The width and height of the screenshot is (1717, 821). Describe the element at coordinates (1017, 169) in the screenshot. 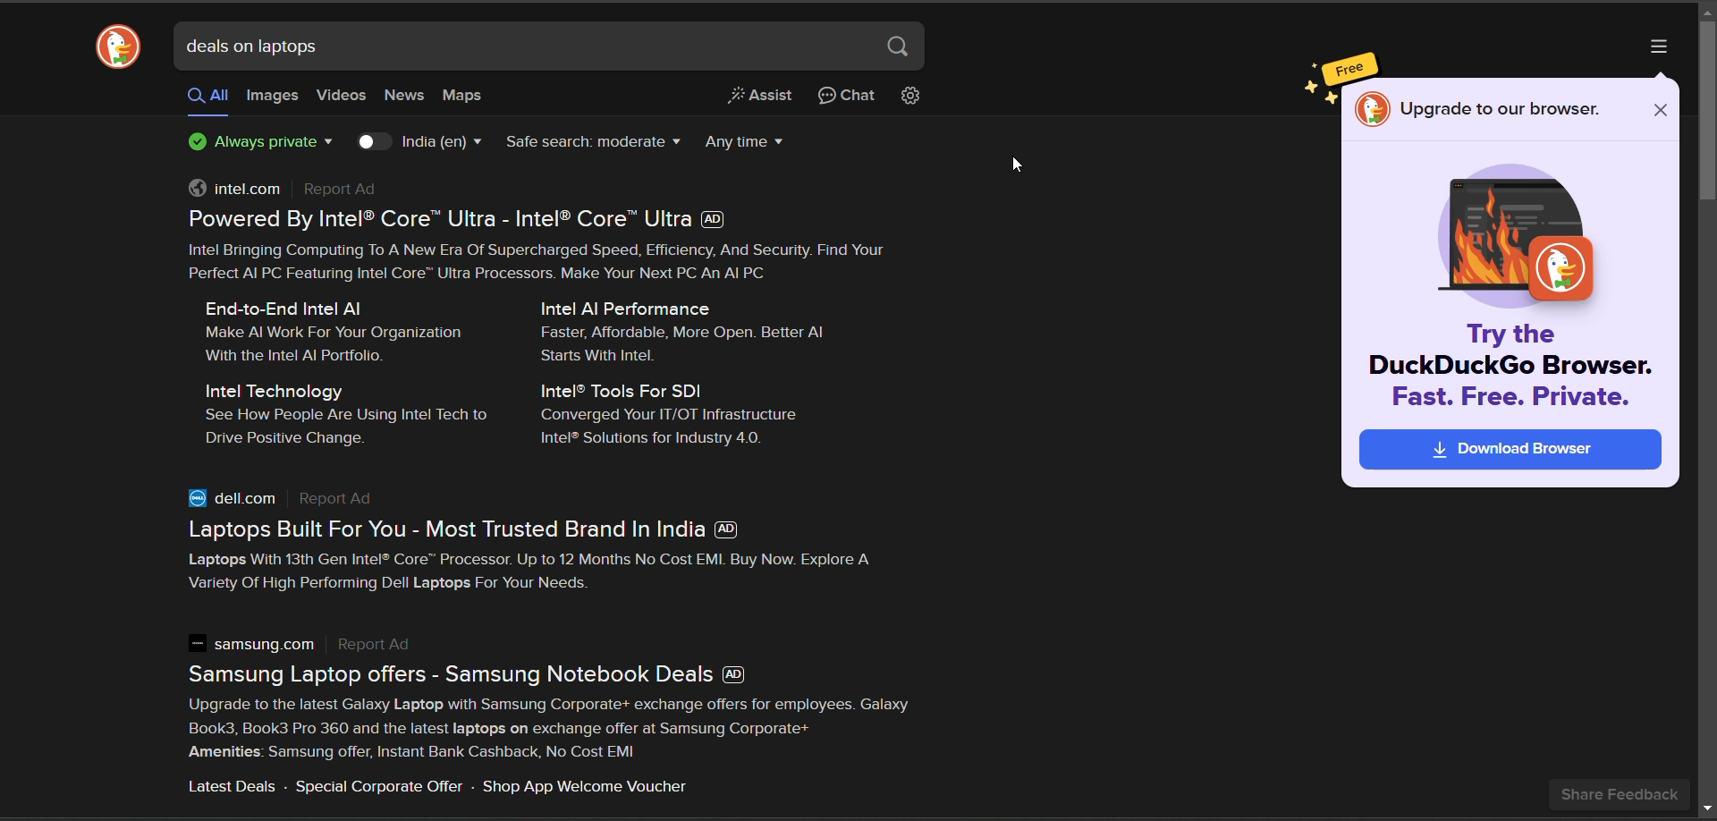

I see `cursor` at that location.